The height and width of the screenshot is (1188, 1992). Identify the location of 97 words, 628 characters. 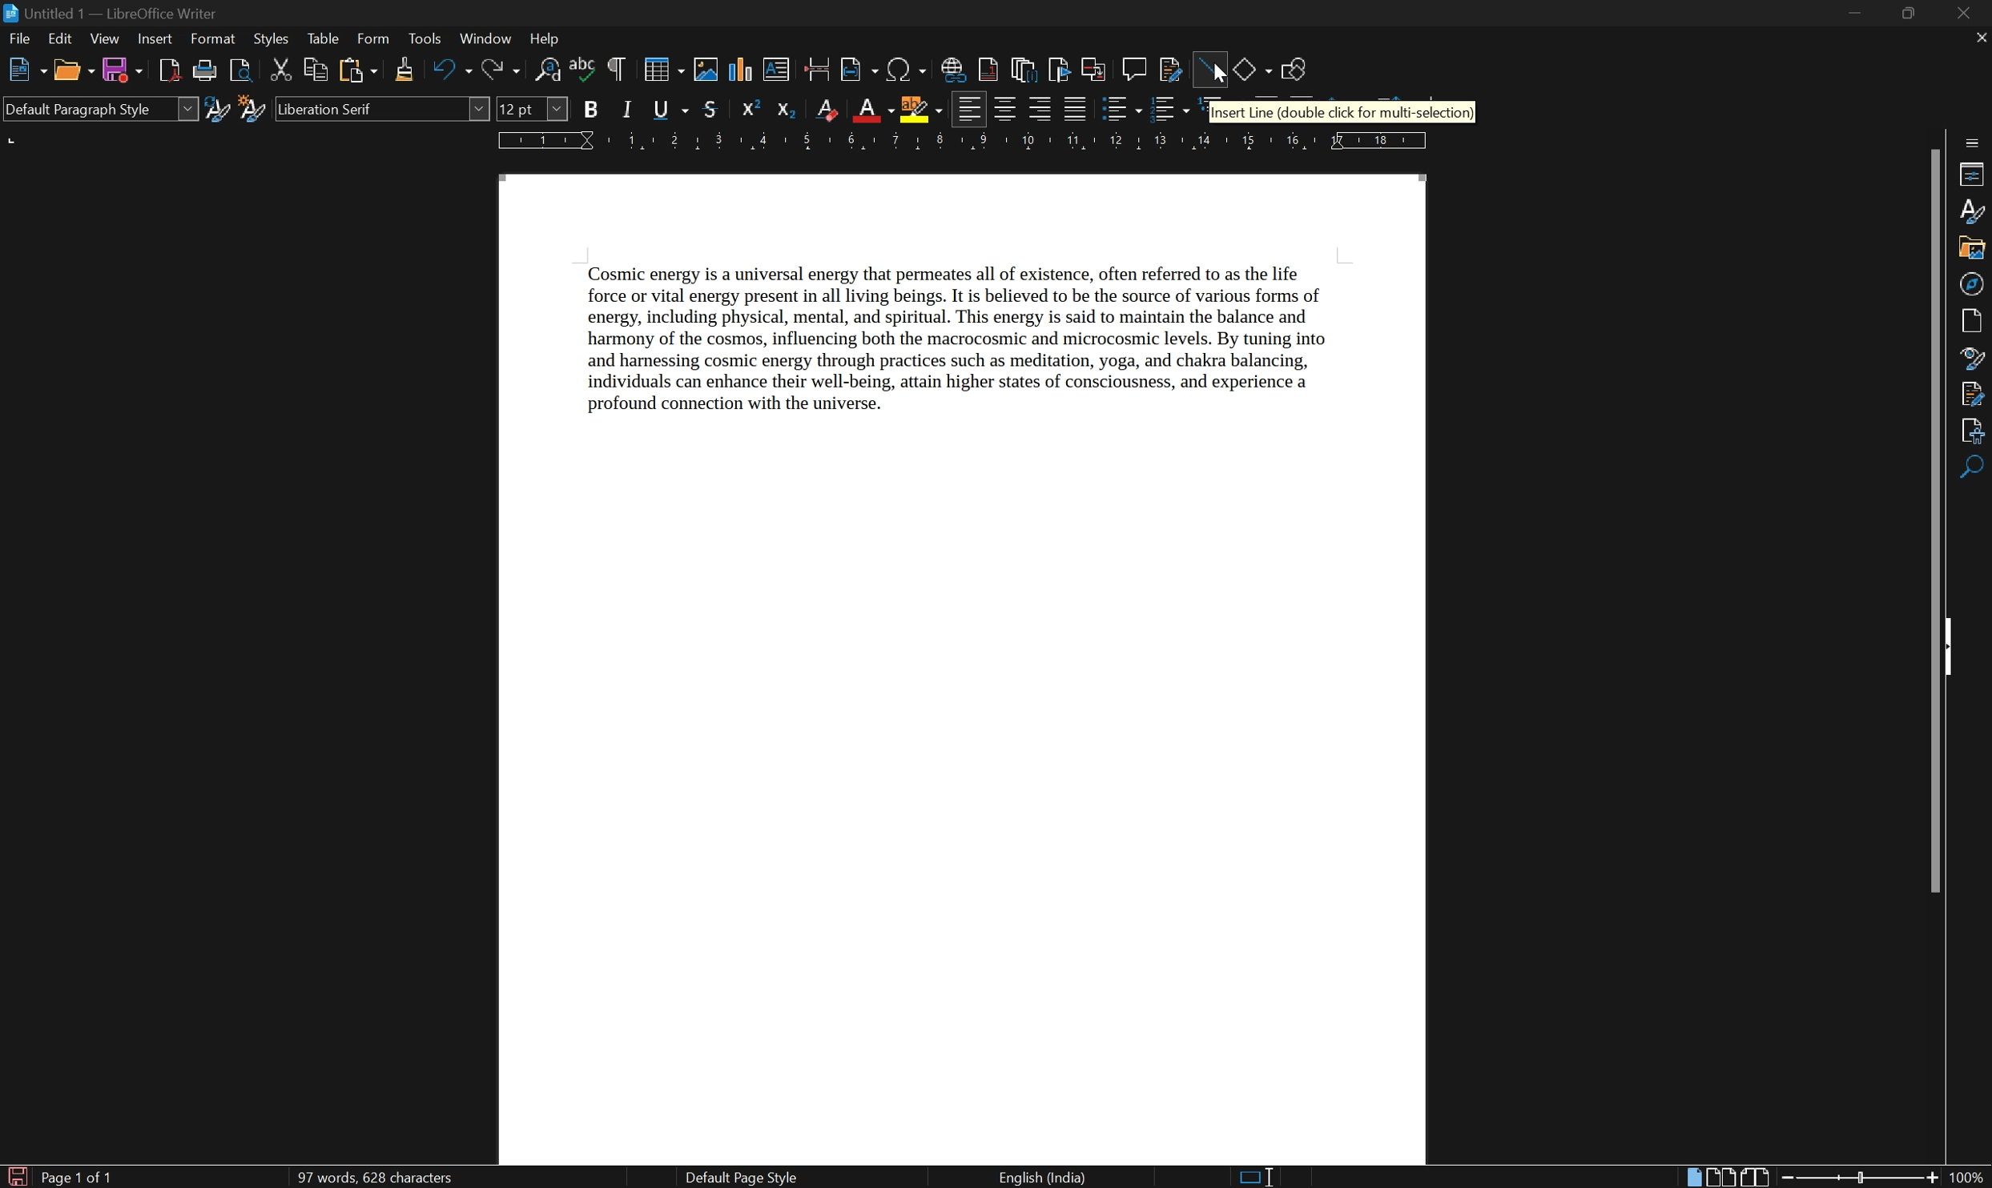
(373, 1178).